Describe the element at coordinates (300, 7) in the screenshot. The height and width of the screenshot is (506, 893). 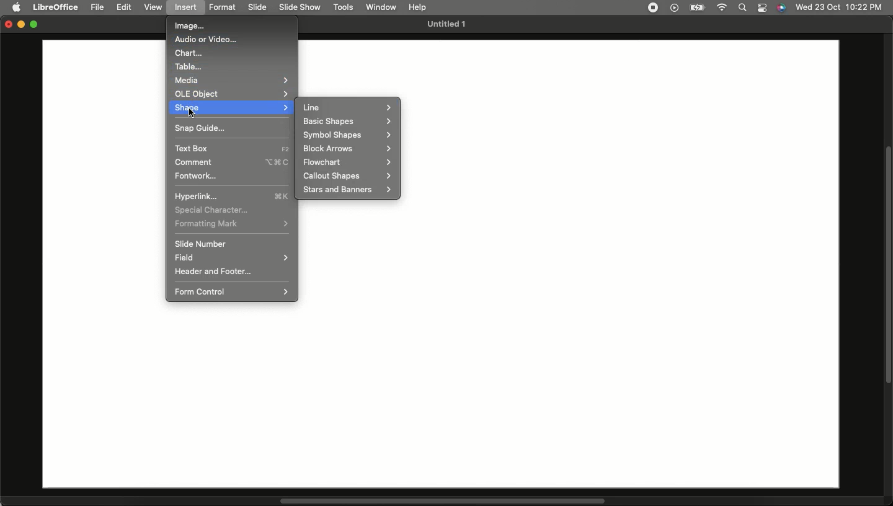
I see `Slide show` at that location.